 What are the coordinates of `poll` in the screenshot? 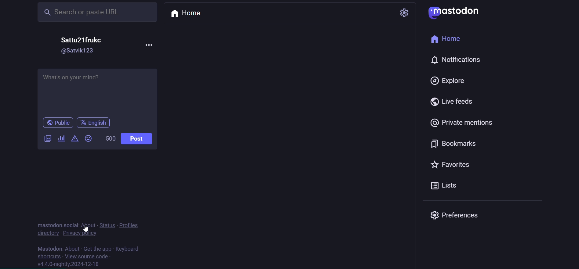 It's located at (61, 139).